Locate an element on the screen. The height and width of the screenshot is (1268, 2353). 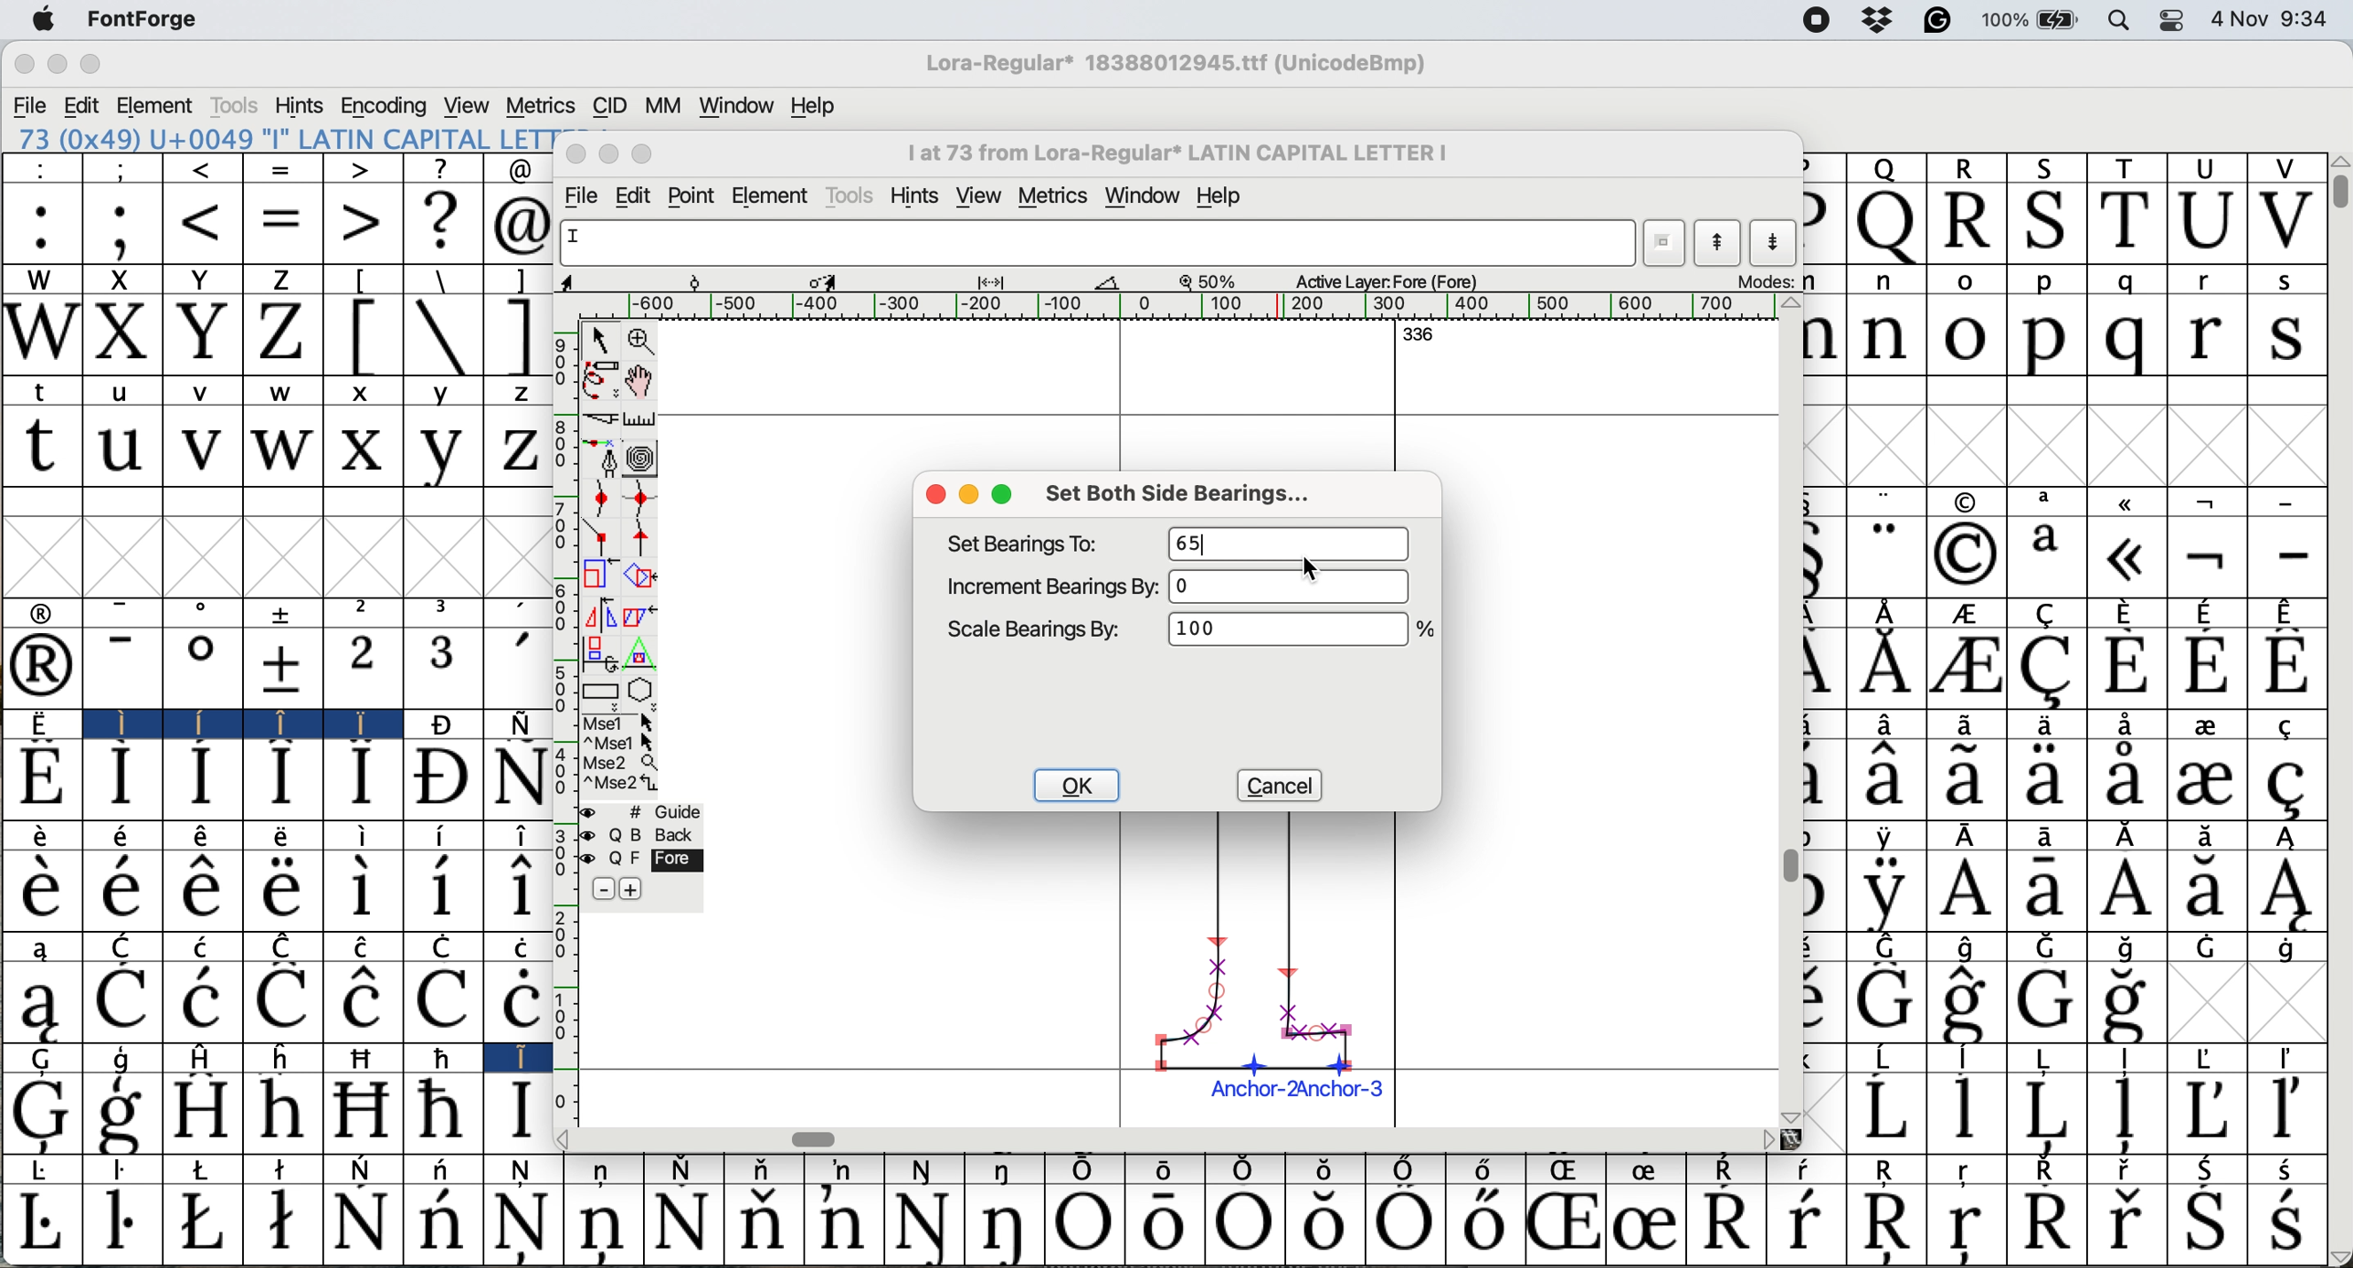
Symbol is located at coordinates (1892, 1169).